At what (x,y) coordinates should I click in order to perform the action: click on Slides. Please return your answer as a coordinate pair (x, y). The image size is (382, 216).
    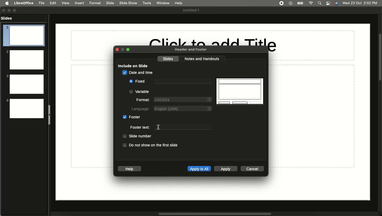
    Looking at the image, I should click on (168, 59).